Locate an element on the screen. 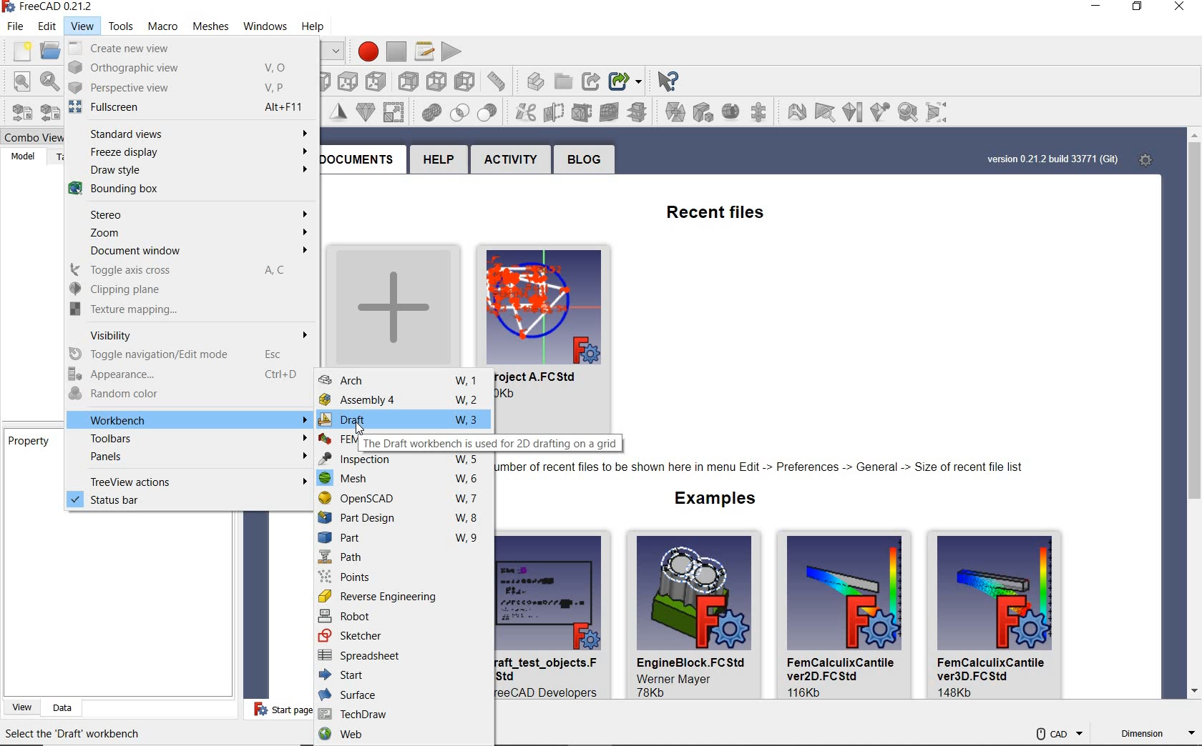 The image size is (1202, 746). split by components is located at coordinates (675, 111).